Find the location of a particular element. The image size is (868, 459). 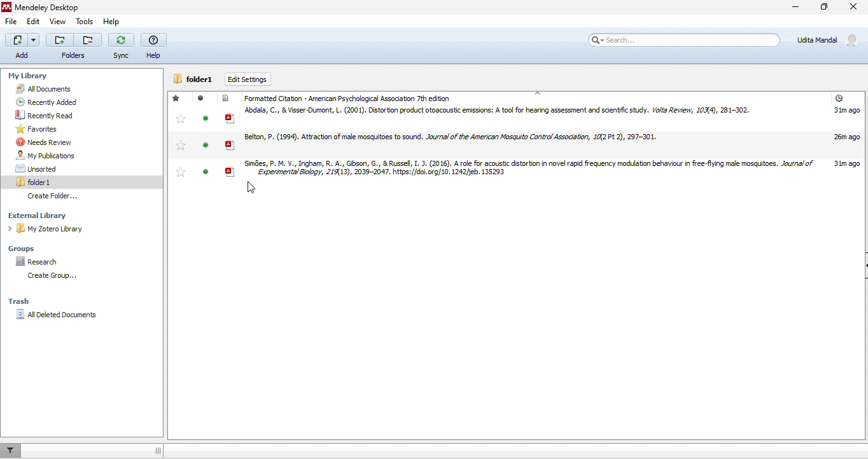

research articles is located at coordinates (542, 116).